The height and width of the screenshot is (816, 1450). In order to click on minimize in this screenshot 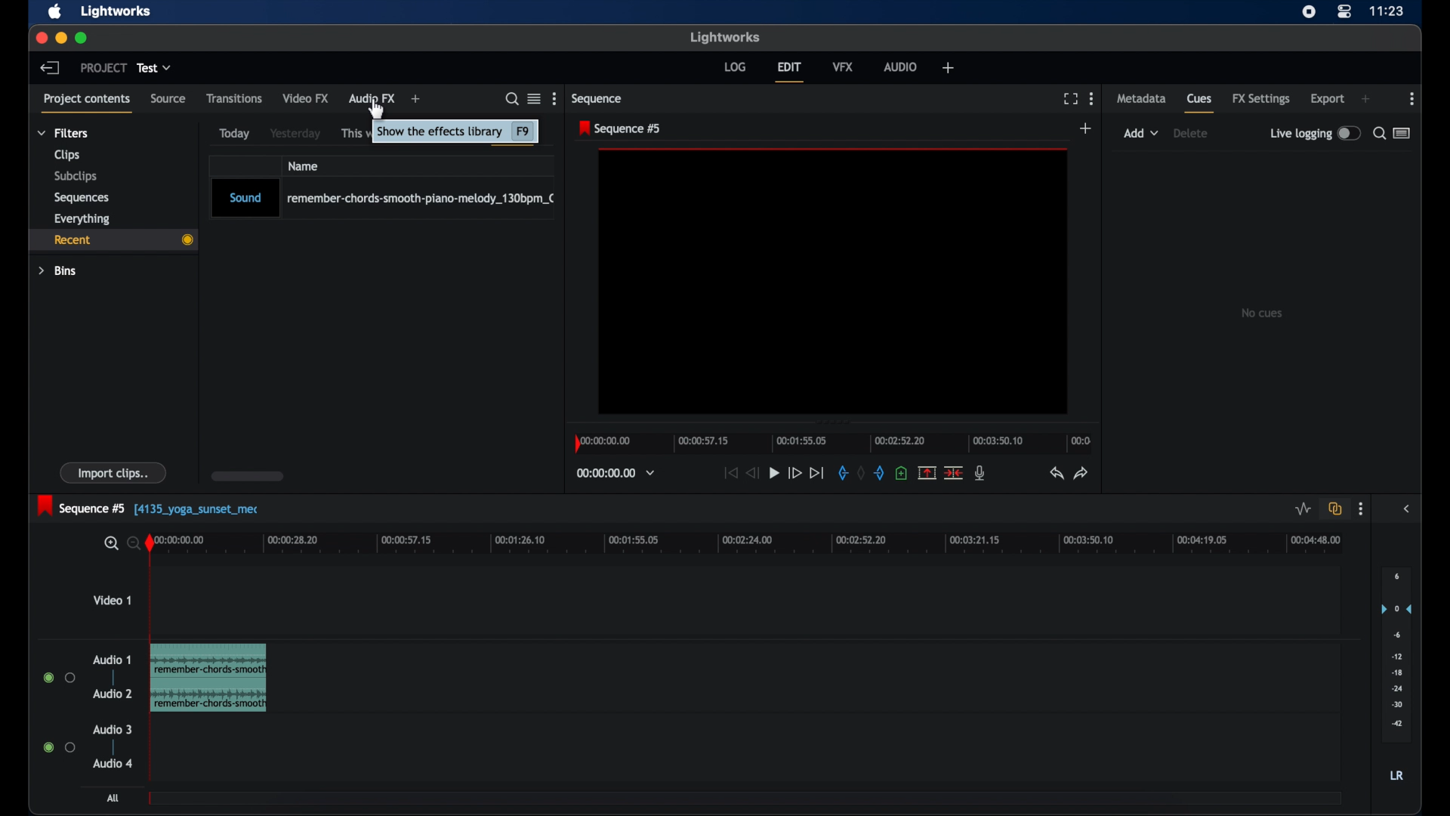, I will do `click(60, 39)`.